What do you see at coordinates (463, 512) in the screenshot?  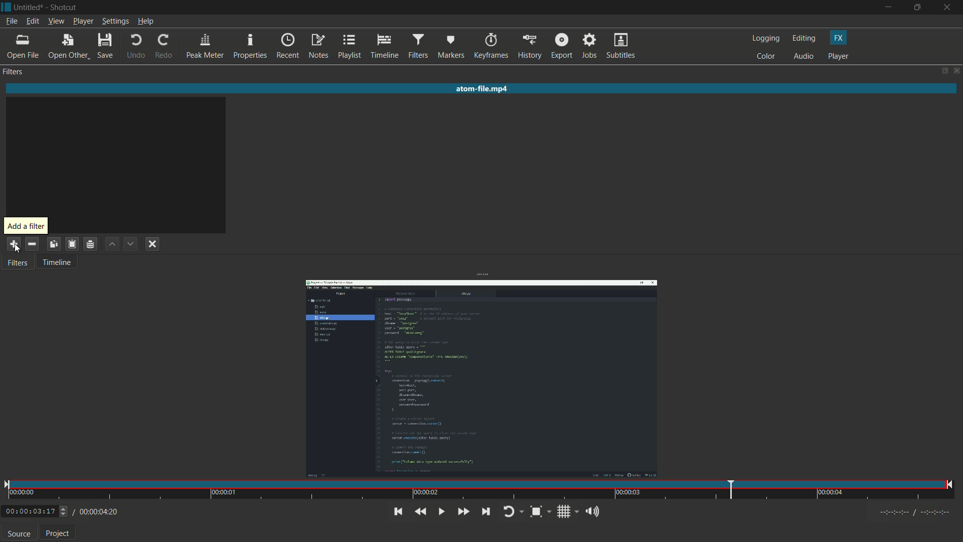 I see `quickly play forward` at bounding box center [463, 512].